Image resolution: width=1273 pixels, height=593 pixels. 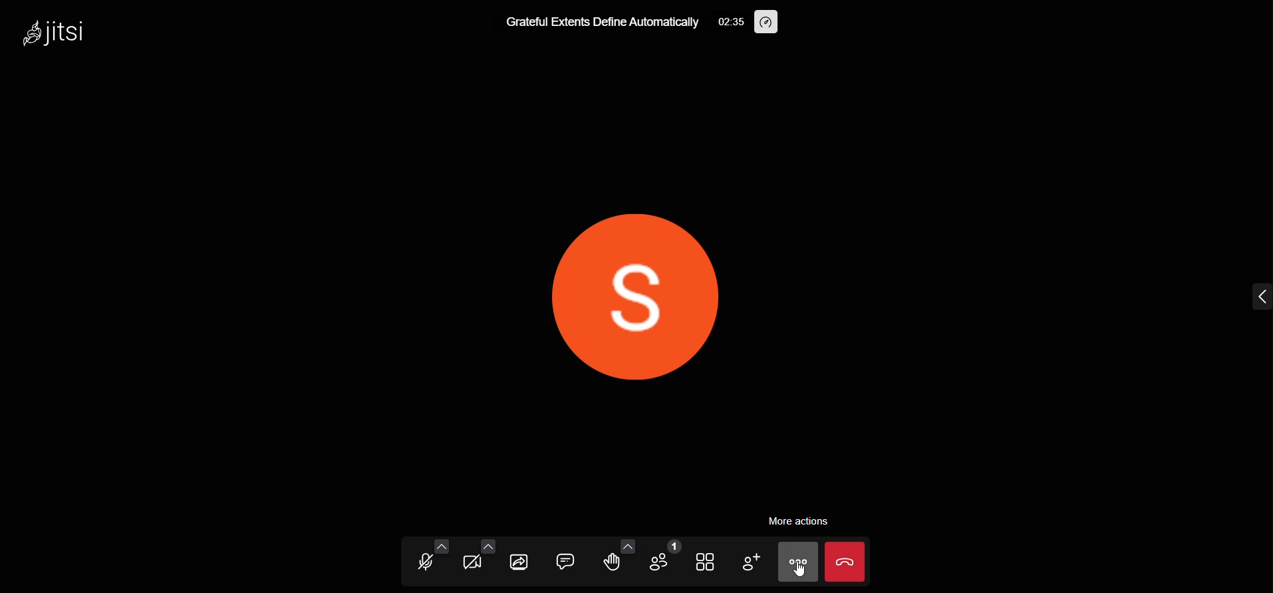 What do you see at coordinates (442, 548) in the screenshot?
I see `audio setting` at bounding box center [442, 548].